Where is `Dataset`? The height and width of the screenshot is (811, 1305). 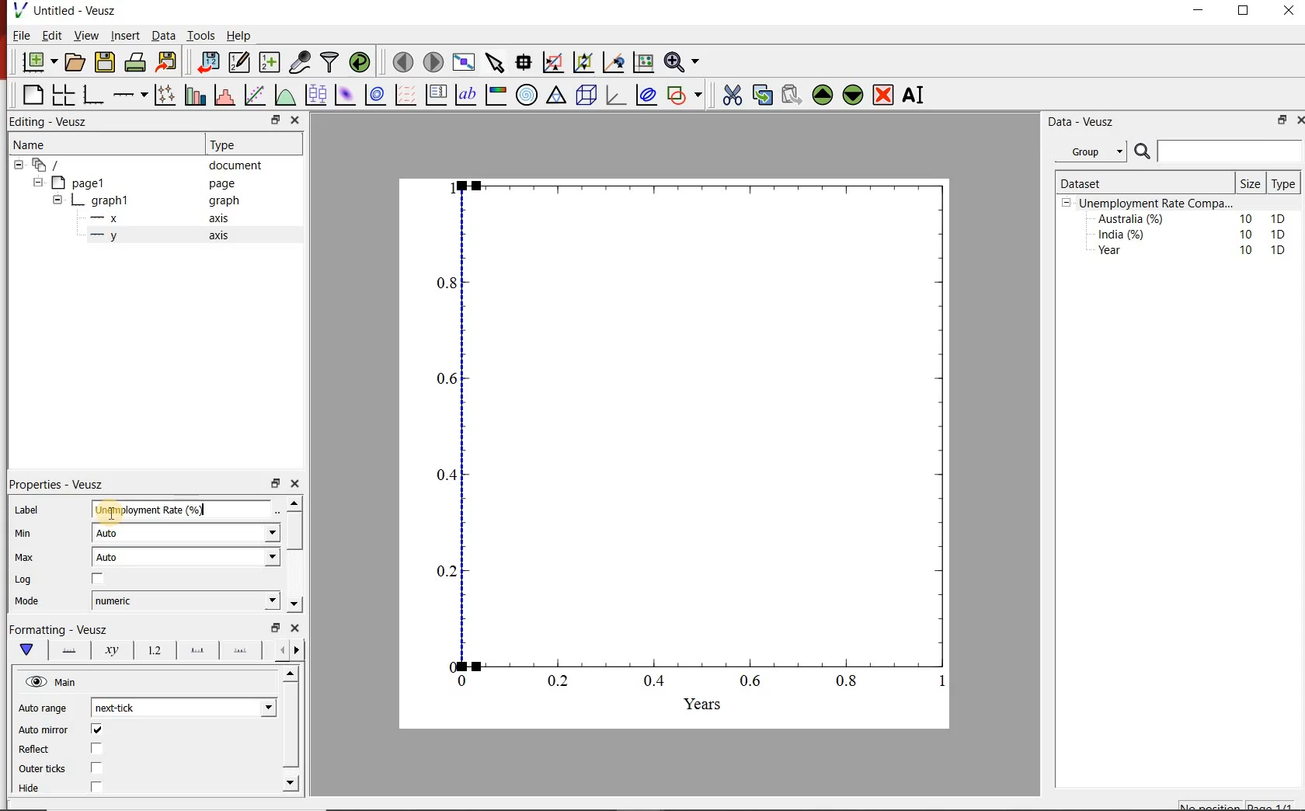 Dataset is located at coordinates (1117, 183).